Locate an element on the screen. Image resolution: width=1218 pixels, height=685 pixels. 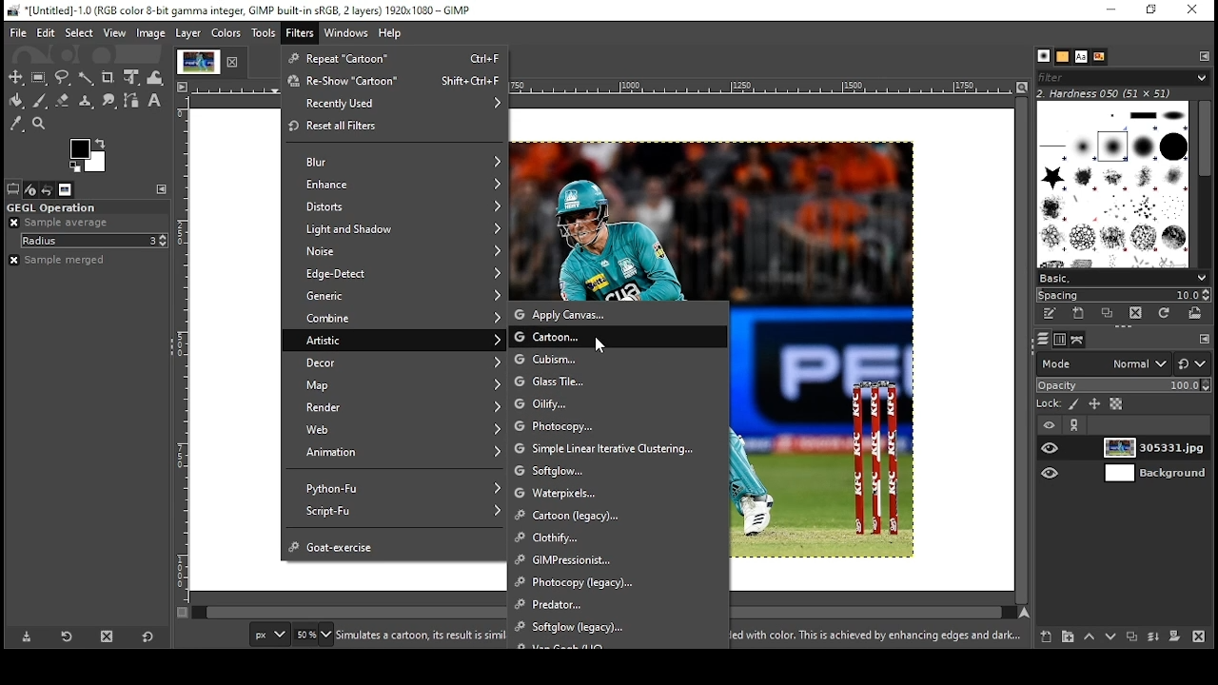
fuzzy selection  is located at coordinates (86, 78).